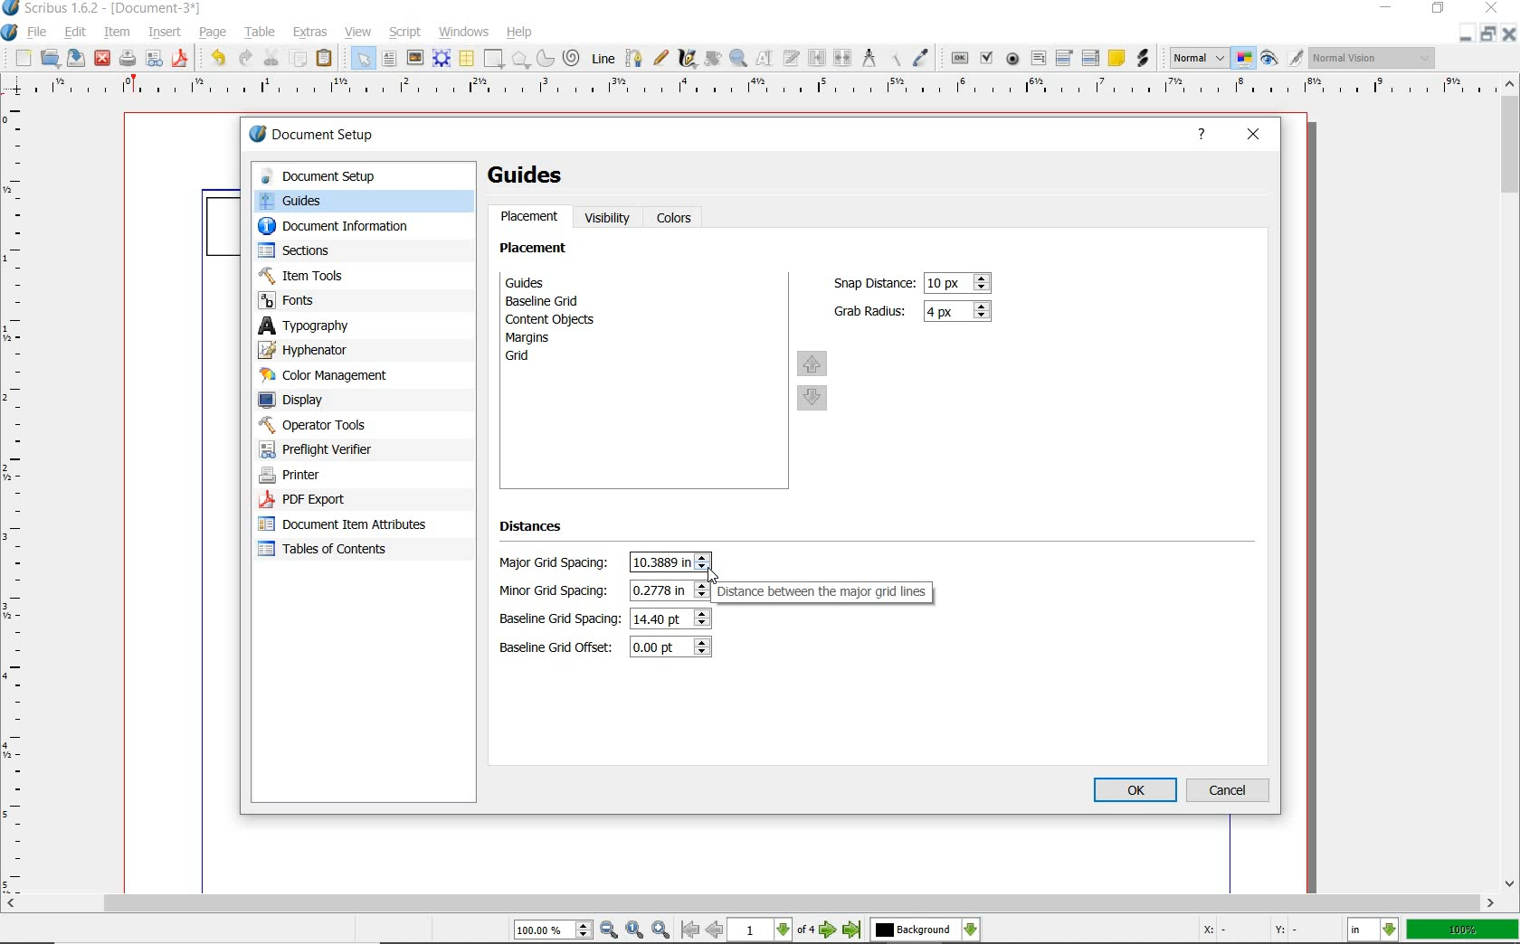  Describe the element at coordinates (21, 58) in the screenshot. I see `new` at that location.